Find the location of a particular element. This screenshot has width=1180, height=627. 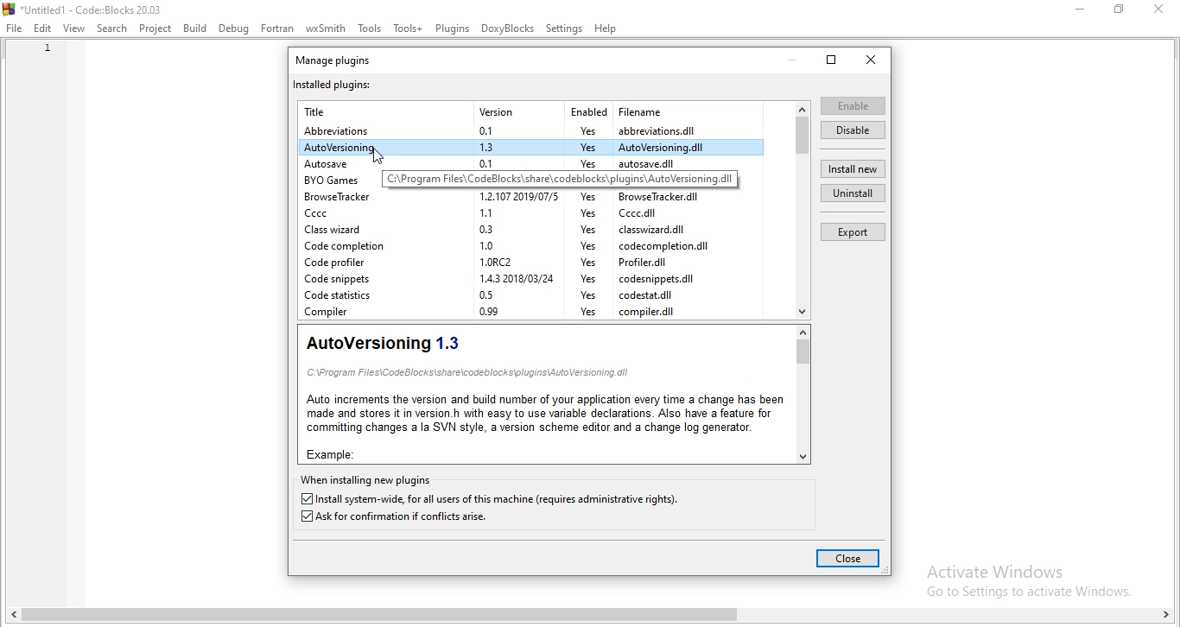

wxSmith is located at coordinates (325, 26).